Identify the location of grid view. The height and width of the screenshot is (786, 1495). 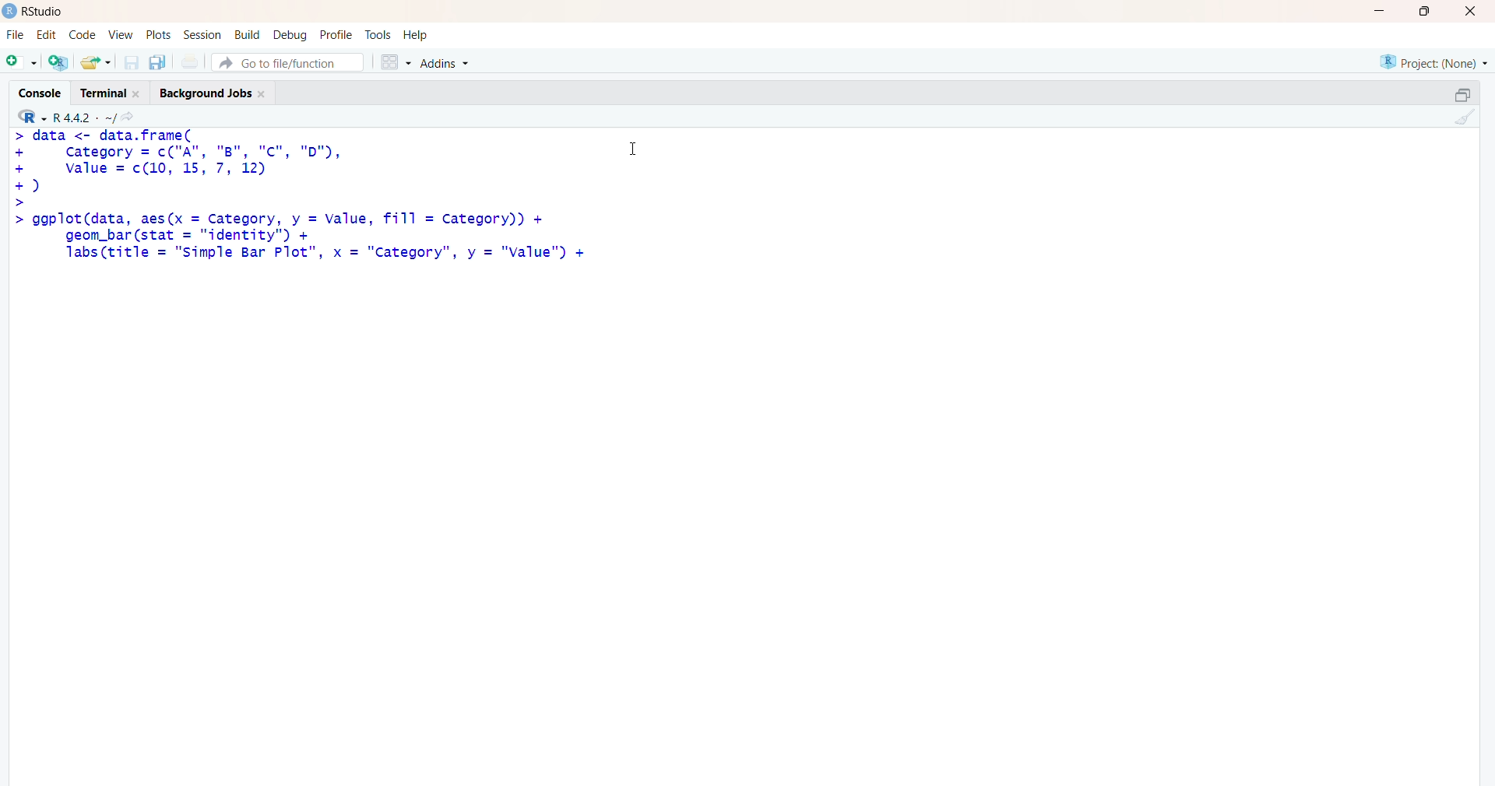
(395, 61).